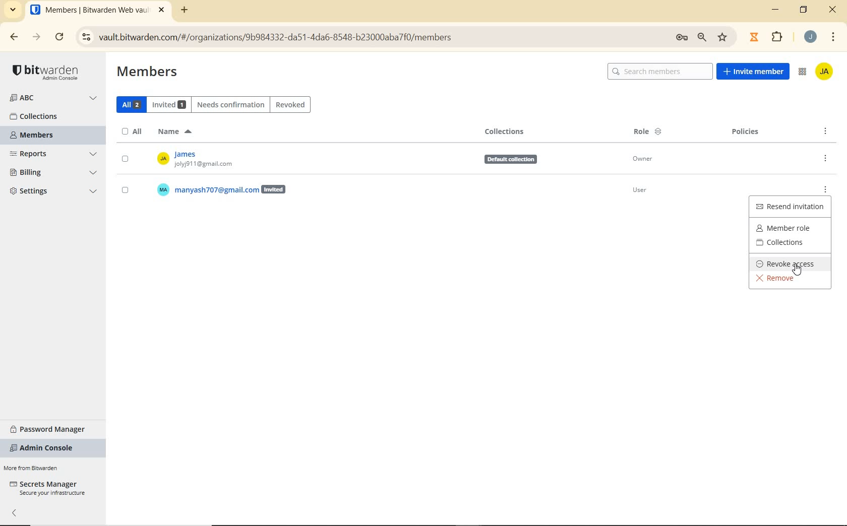  I want to click on ADDRESS BAR, so click(405, 36).